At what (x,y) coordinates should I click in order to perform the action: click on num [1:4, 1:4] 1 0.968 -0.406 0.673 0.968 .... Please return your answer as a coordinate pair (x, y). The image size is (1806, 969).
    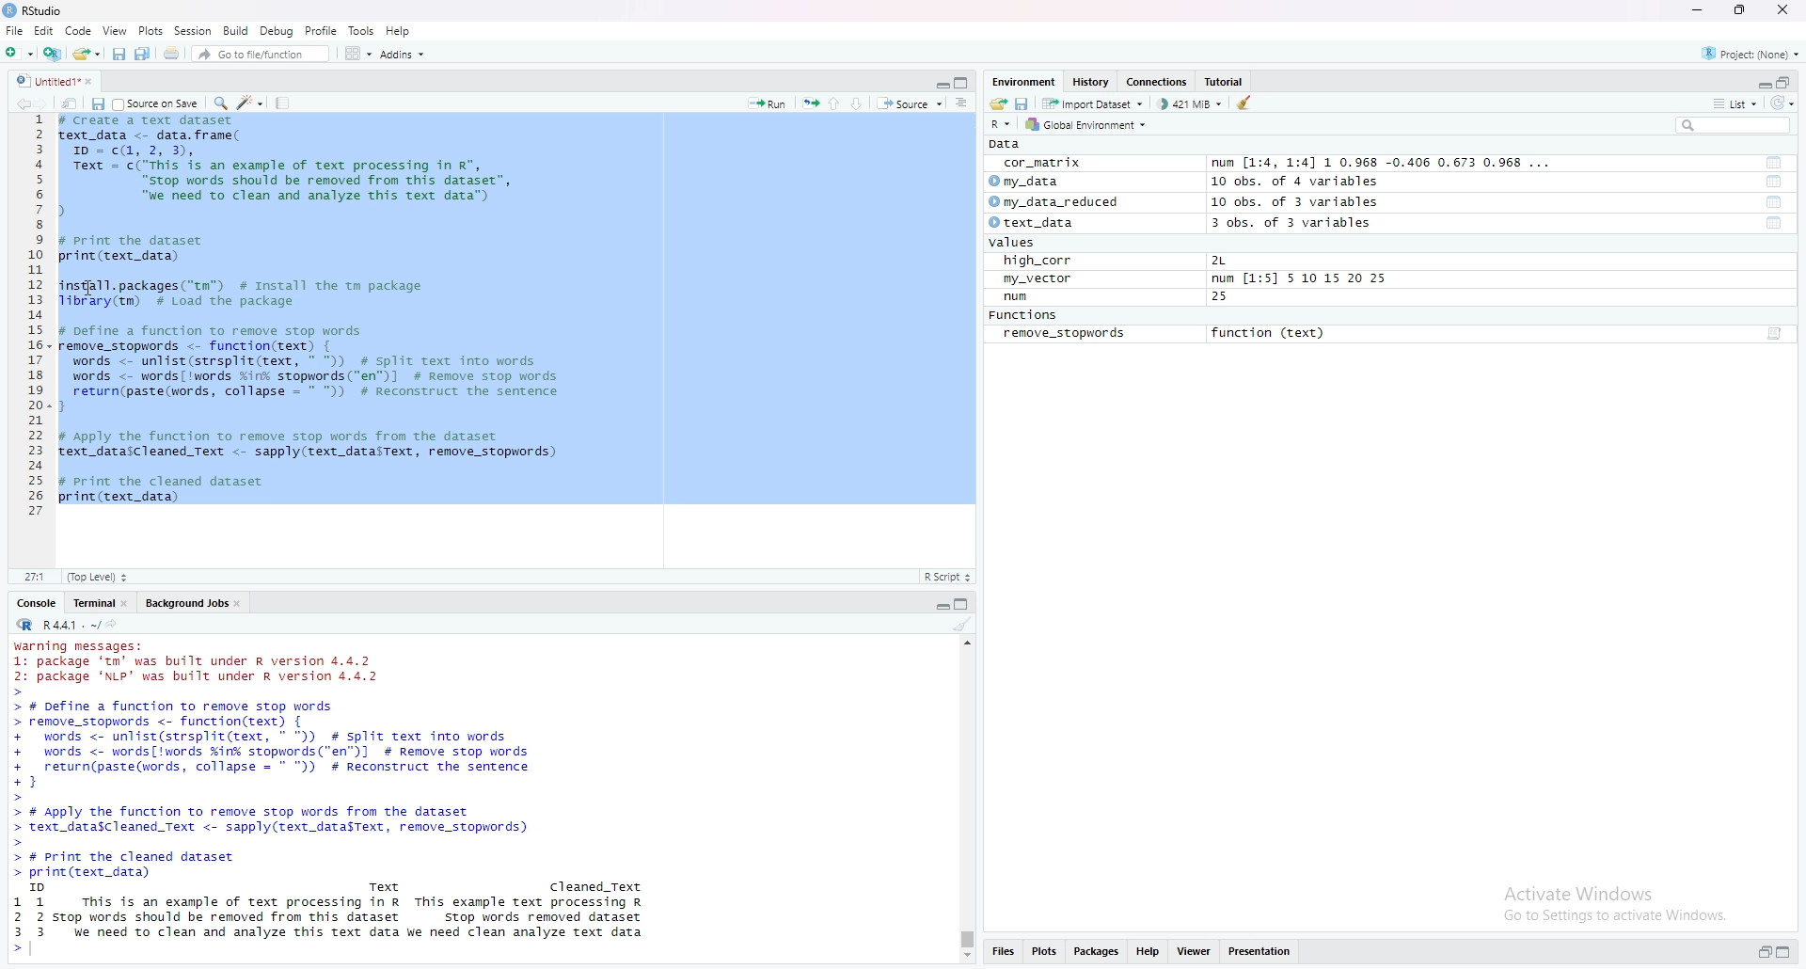
    Looking at the image, I should click on (1386, 161).